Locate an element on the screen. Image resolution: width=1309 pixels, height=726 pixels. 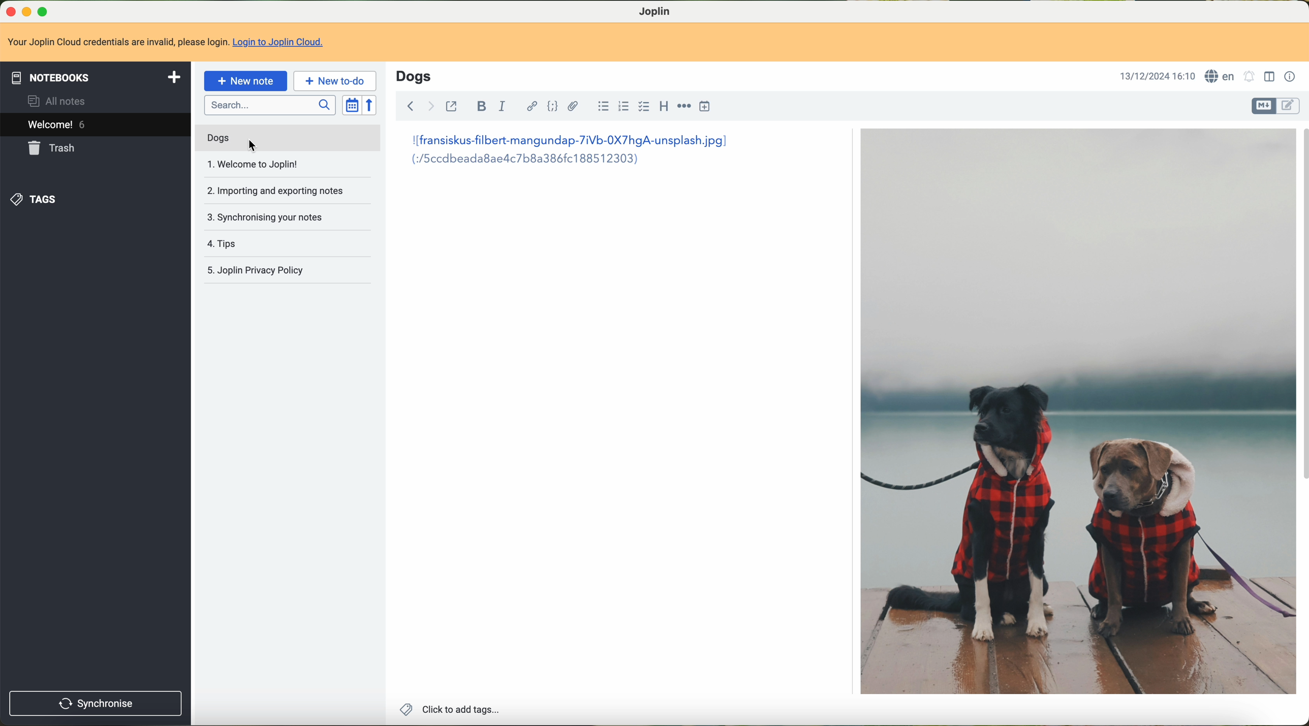
toggle editor layout is located at coordinates (1269, 76).